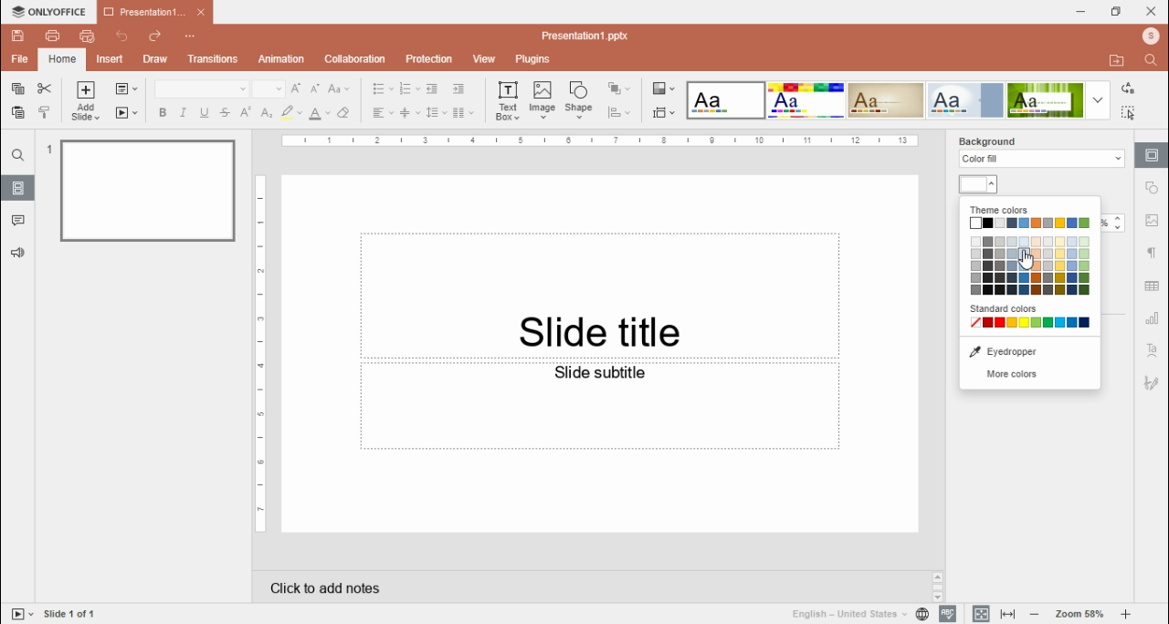 This screenshot has height=624, width=1169. Describe the element at coordinates (463, 113) in the screenshot. I see `insert columns` at that location.